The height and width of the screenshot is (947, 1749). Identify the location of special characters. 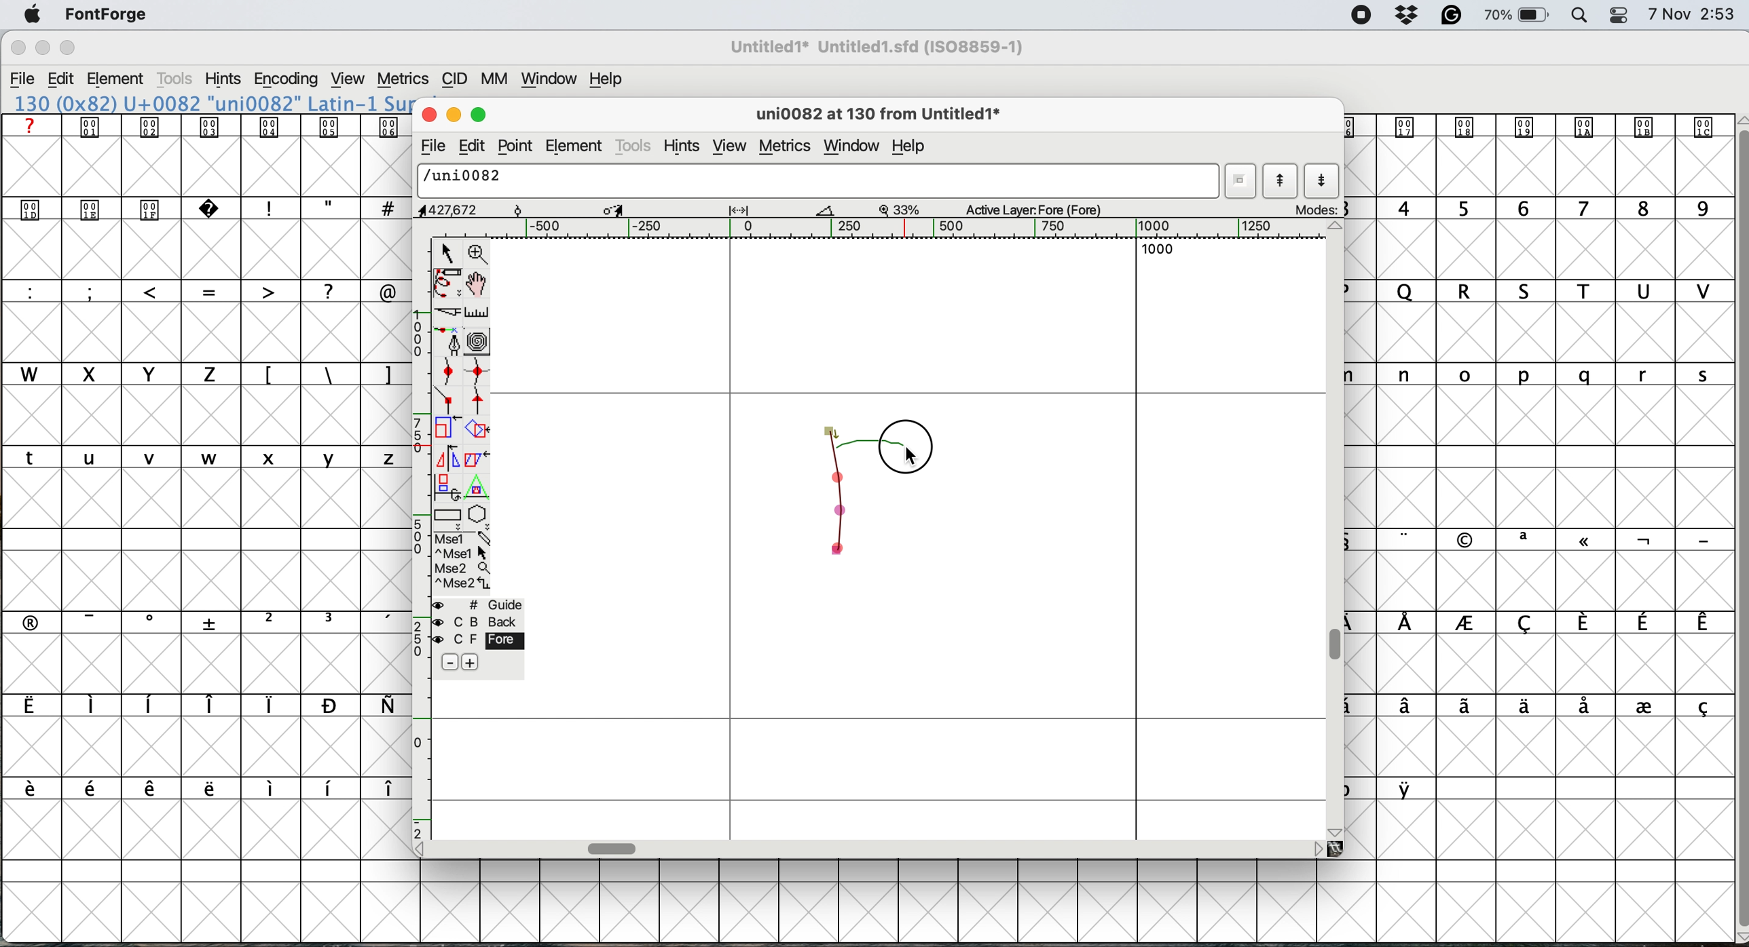
(325, 208).